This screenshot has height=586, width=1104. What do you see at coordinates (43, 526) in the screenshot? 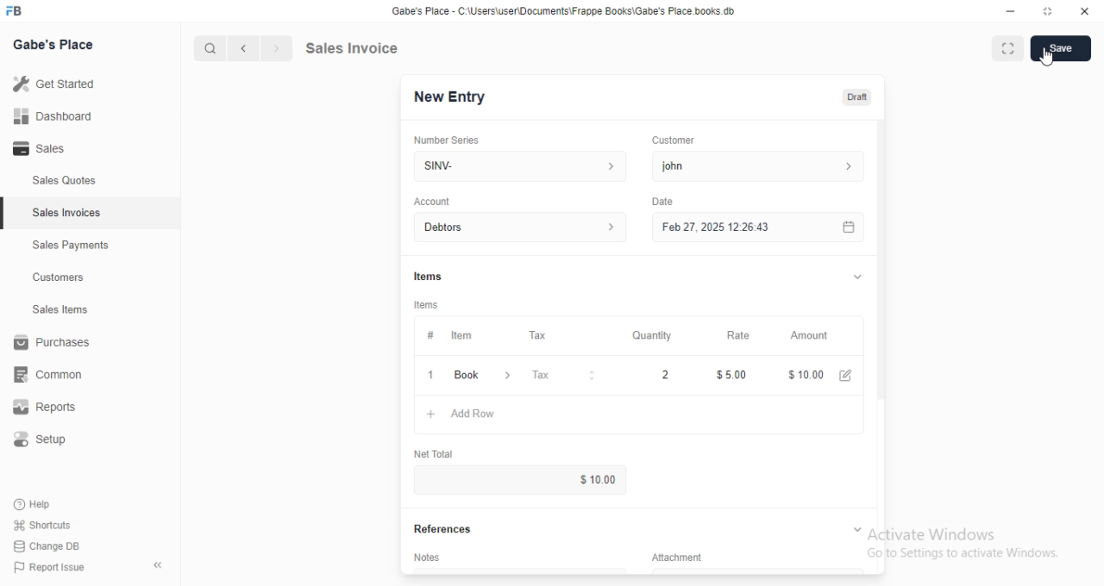
I see `Shortcuts` at bounding box center [43, 526].